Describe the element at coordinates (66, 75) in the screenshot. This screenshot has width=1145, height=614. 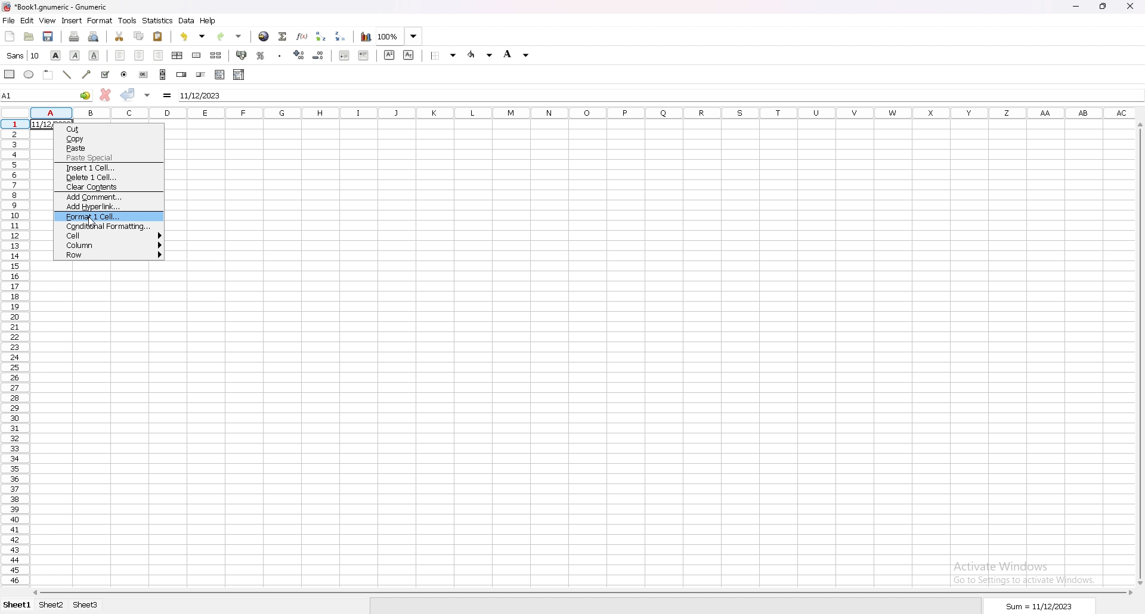
I see `line` at that location.